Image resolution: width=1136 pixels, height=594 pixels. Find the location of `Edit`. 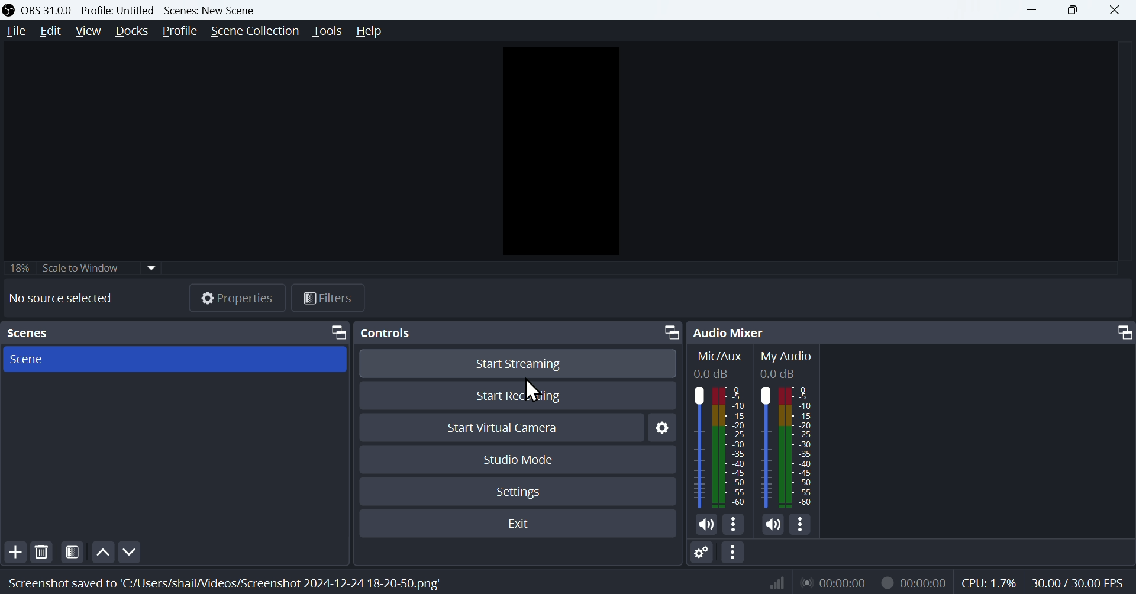

Edit is located at coordinates (50, 31).